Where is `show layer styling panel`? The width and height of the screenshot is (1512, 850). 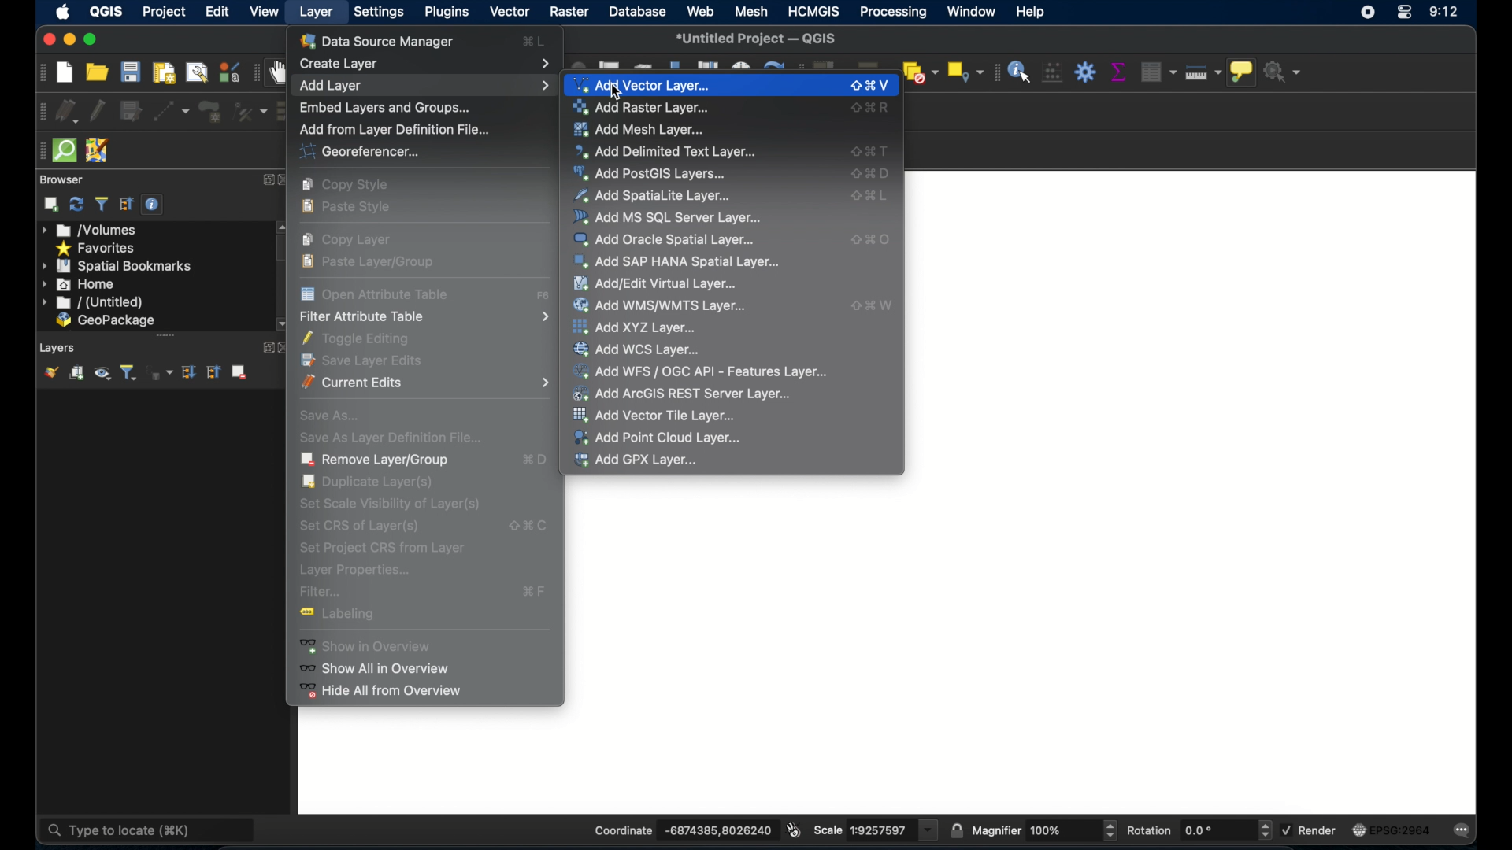 show layer styling panel is located at coordinates (50, 373).